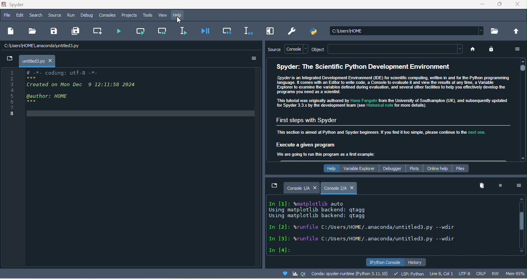  What do you see at coordinates (226, 31) in the screenshot?
I see `debug cell` at bounding box center [226, 31].